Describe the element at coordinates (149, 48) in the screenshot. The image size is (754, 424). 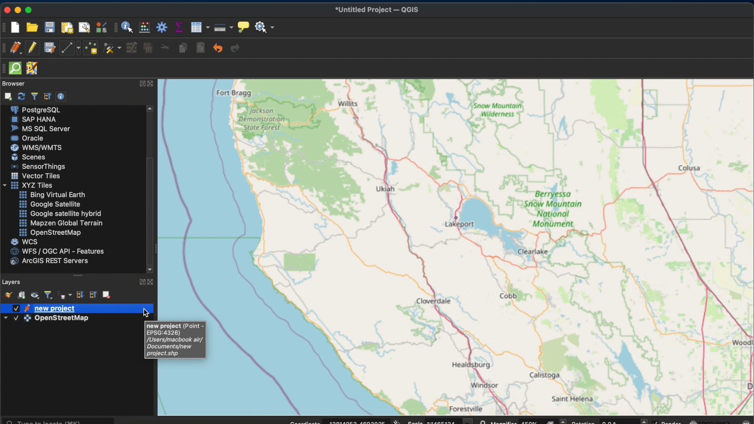
I see `delete selected` at that location.